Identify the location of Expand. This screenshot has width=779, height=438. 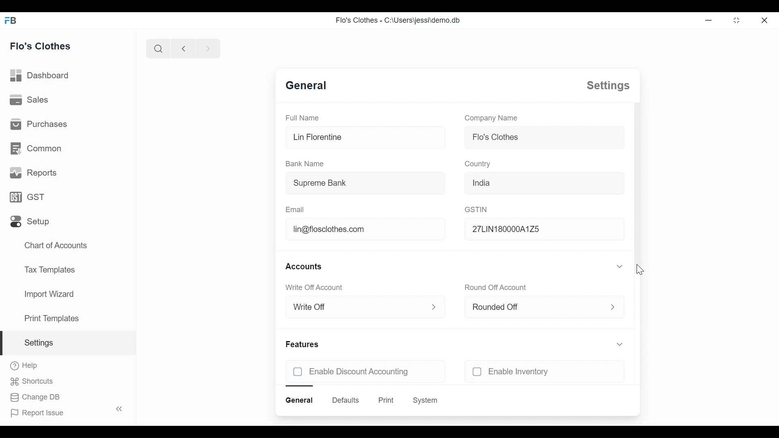
(621, 266).